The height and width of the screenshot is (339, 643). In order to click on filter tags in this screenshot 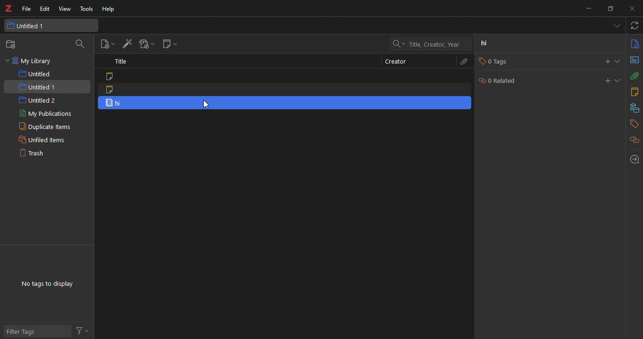, I will do `click(21, 332)`.